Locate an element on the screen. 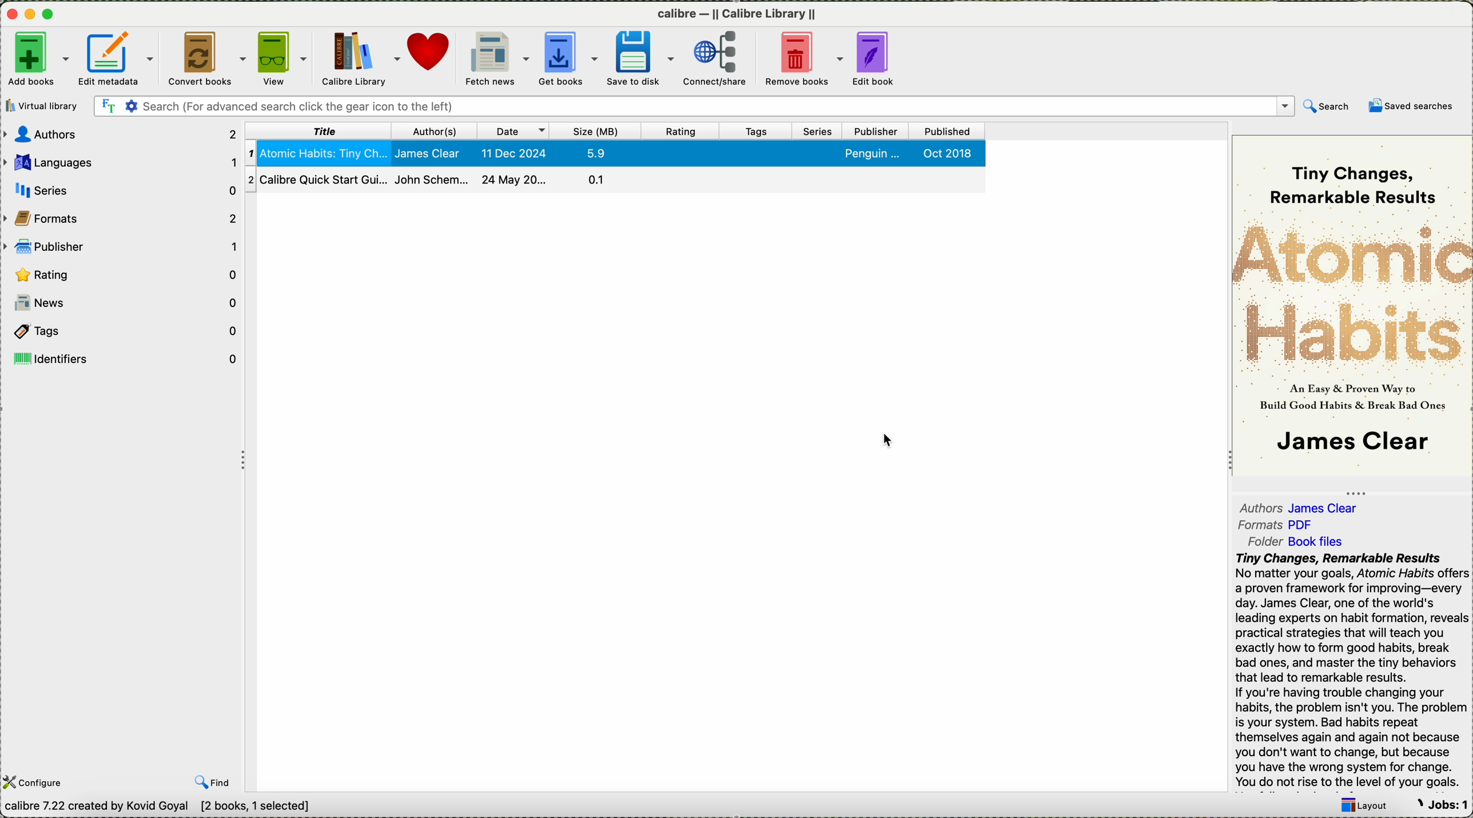 The width and height of the screenshot is (1473, 818). configure is located at coordinates (35, 783).